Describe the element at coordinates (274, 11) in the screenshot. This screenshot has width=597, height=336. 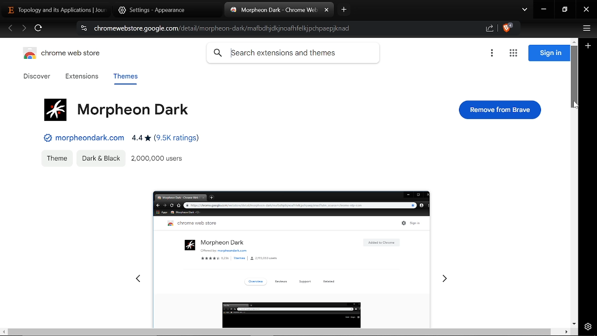
I see `Current tab` at that location.